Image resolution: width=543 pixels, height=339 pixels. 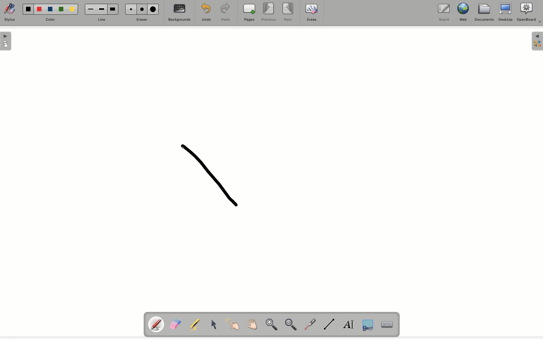 What do you see at coordinates (505, 13) in the screenshot?
I see `Desktop` at bounding box center [505, 13].